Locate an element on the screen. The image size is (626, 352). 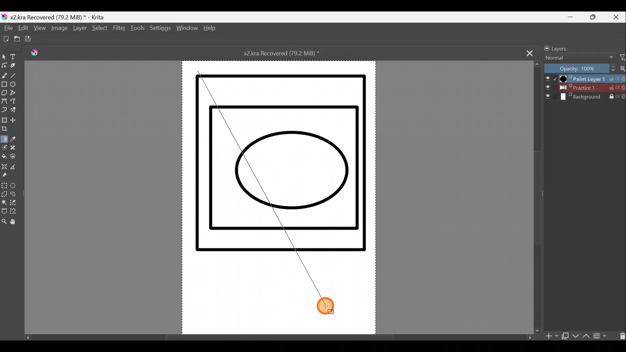
Polgonal selection tool is located at coordinates (4, 195).